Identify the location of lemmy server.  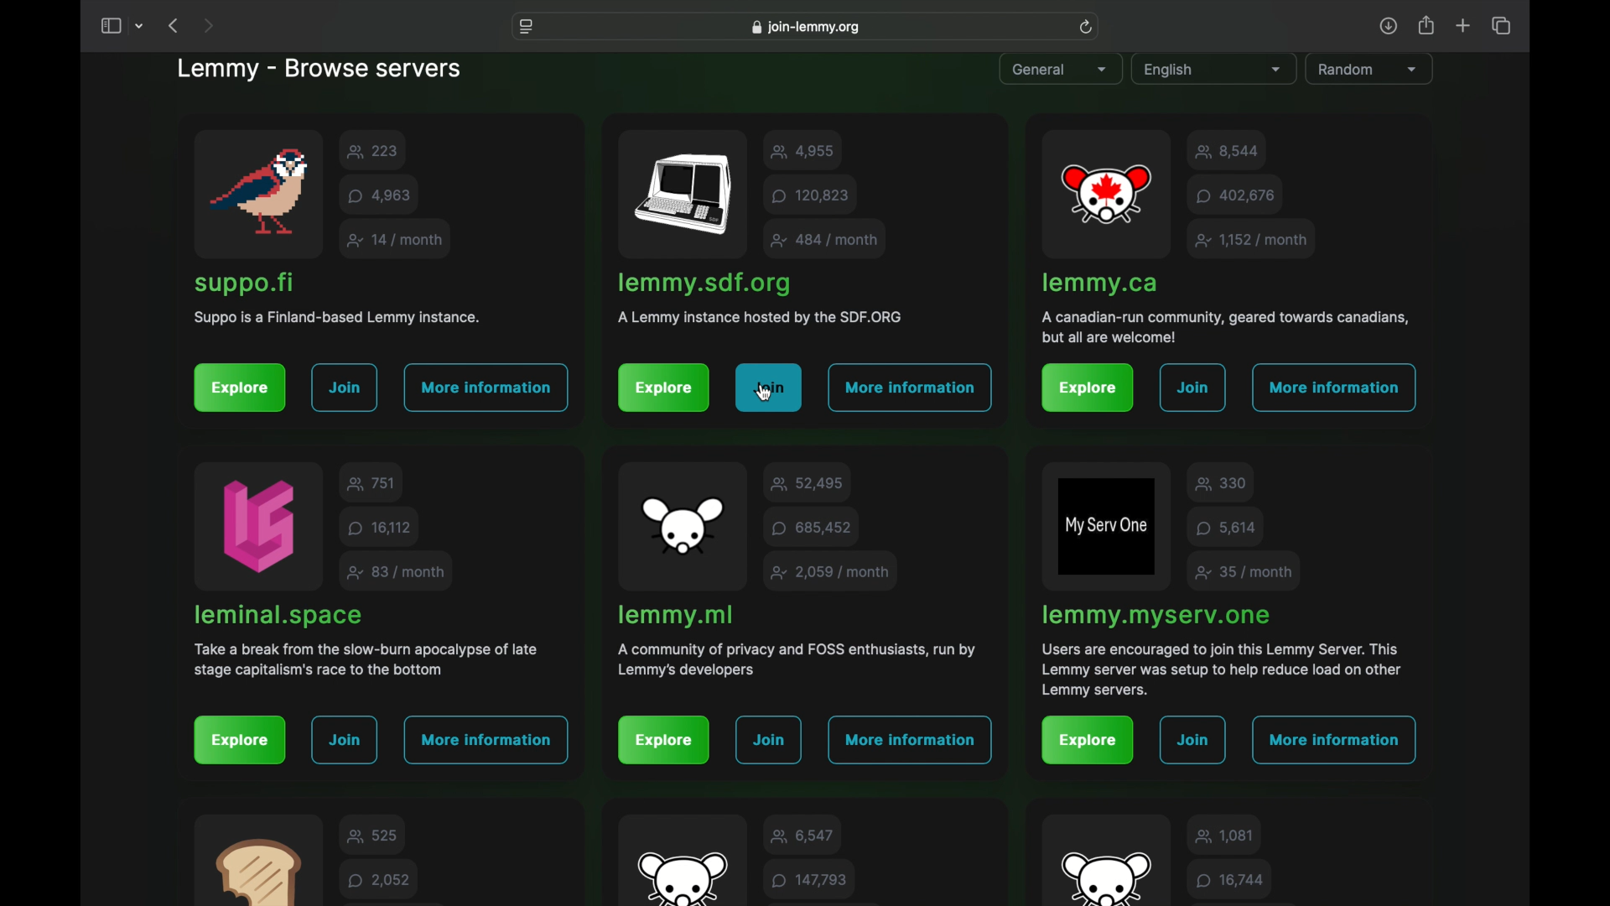
(1156, 617).